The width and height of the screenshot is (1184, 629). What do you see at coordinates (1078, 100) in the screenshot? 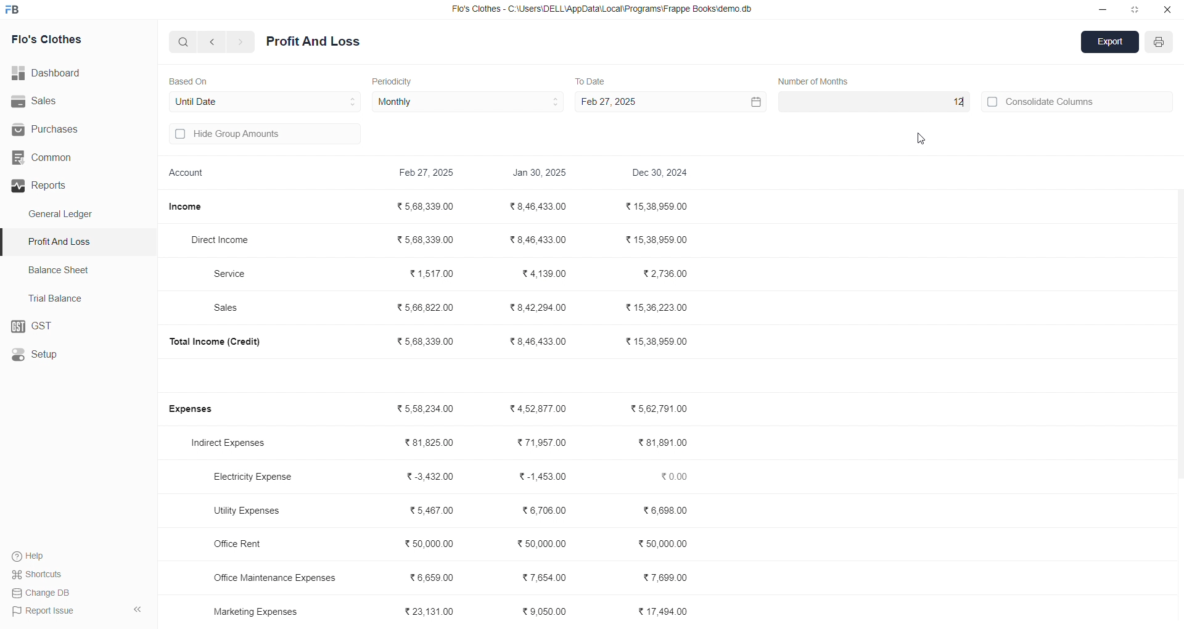
I see `Consolidate Columns` at bounding box center [1078, 100].